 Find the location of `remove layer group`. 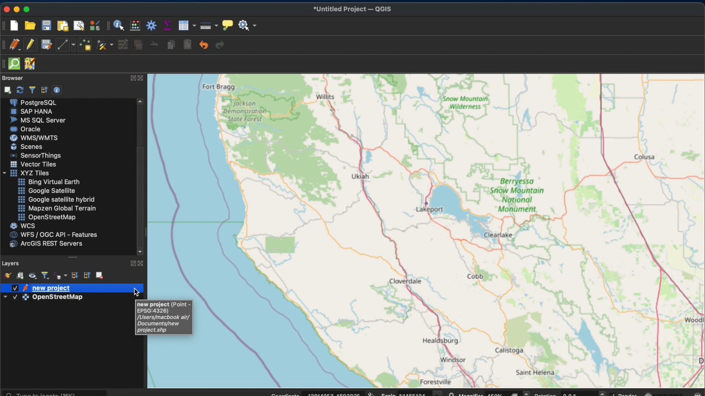

remove layer group is located at coordinates (100, 275).